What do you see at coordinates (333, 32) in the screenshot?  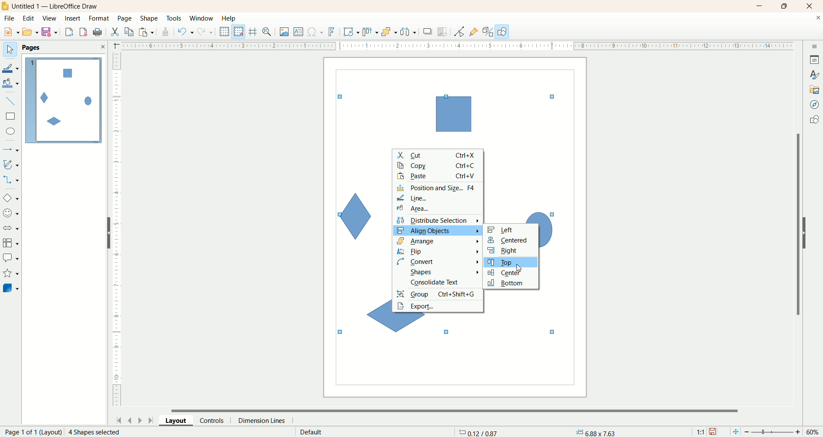 I see `fontwork text` at bounding box center [333, 32].